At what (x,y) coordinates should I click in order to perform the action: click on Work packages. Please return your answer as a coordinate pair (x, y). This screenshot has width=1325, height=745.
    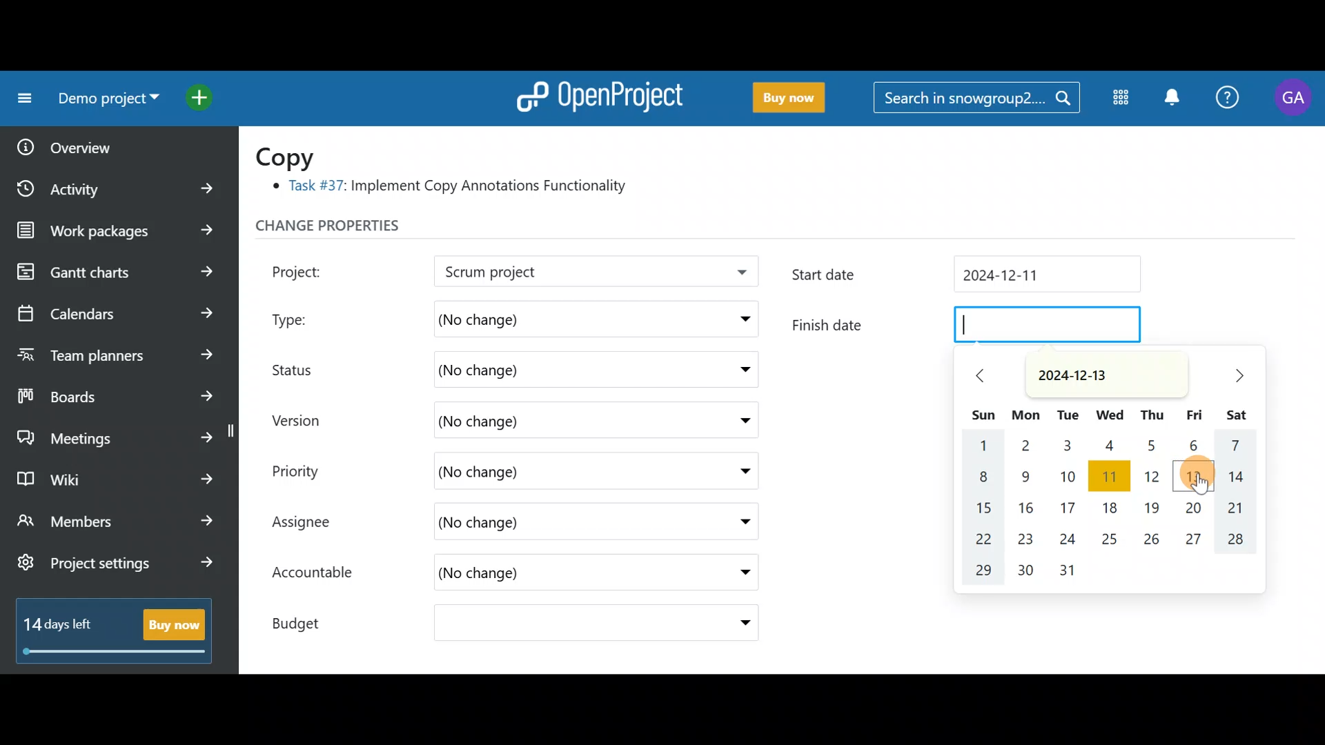
    Looking at the image, I should click on (119, 230).